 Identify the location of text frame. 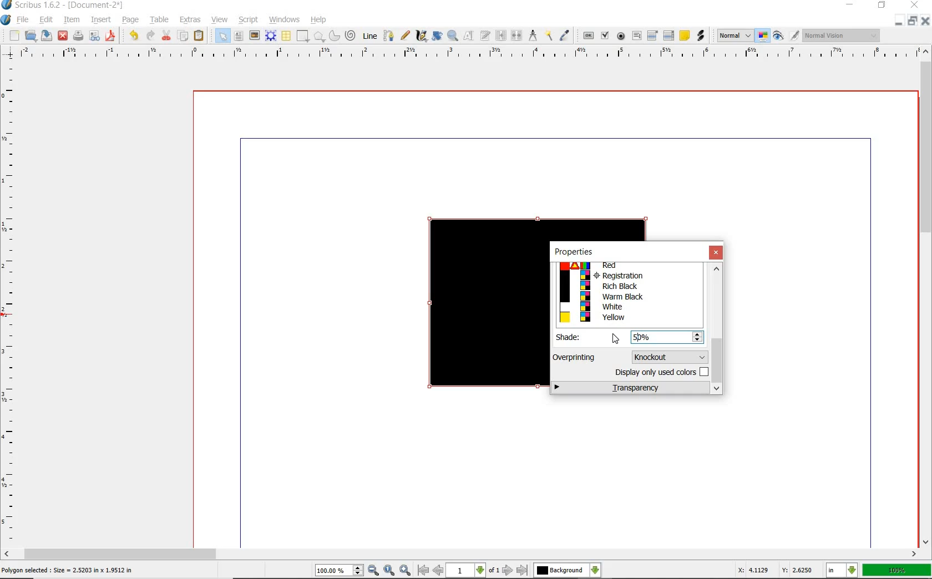
(240, 35).